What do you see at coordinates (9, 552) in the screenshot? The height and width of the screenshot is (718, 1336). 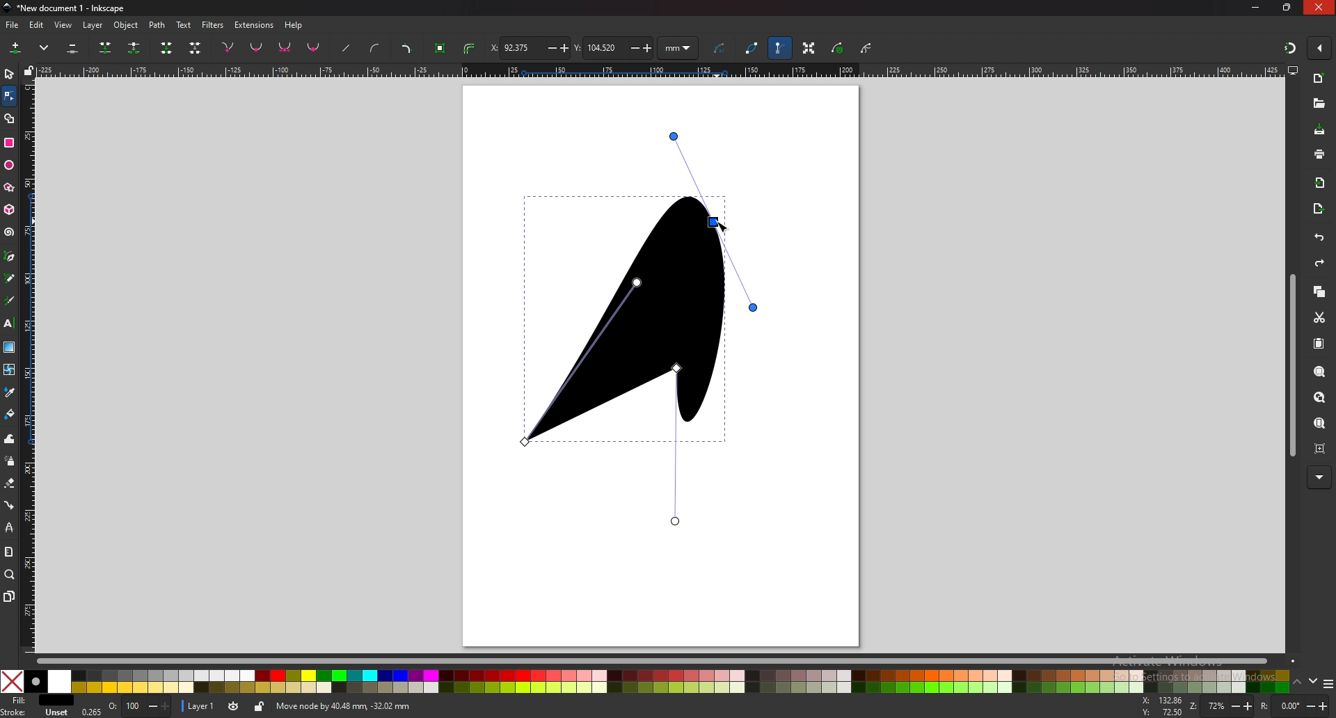 I see `measure` at bounding box center [9, 552].